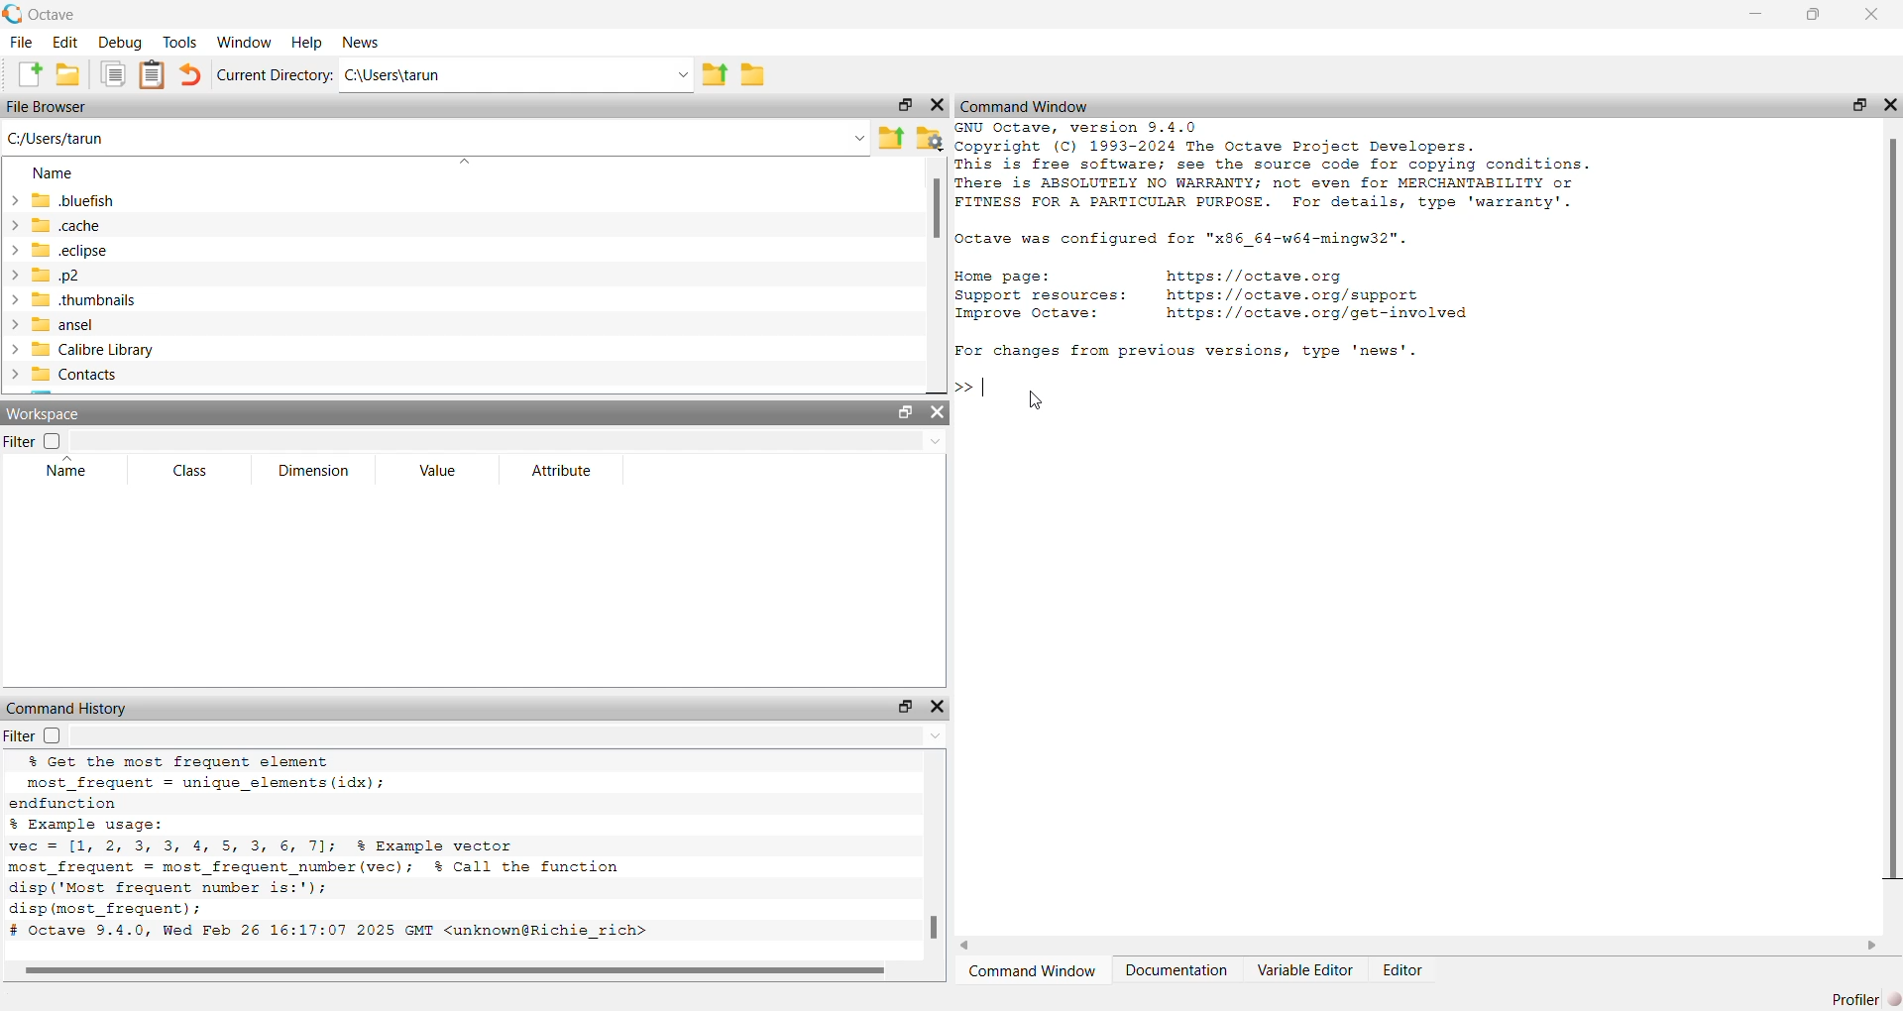 This screenshot has width=1903, height=1011. What do you see at coordinates (34, 441) in the screenshot?
I see `Filter` at bounding box center [34, 441].